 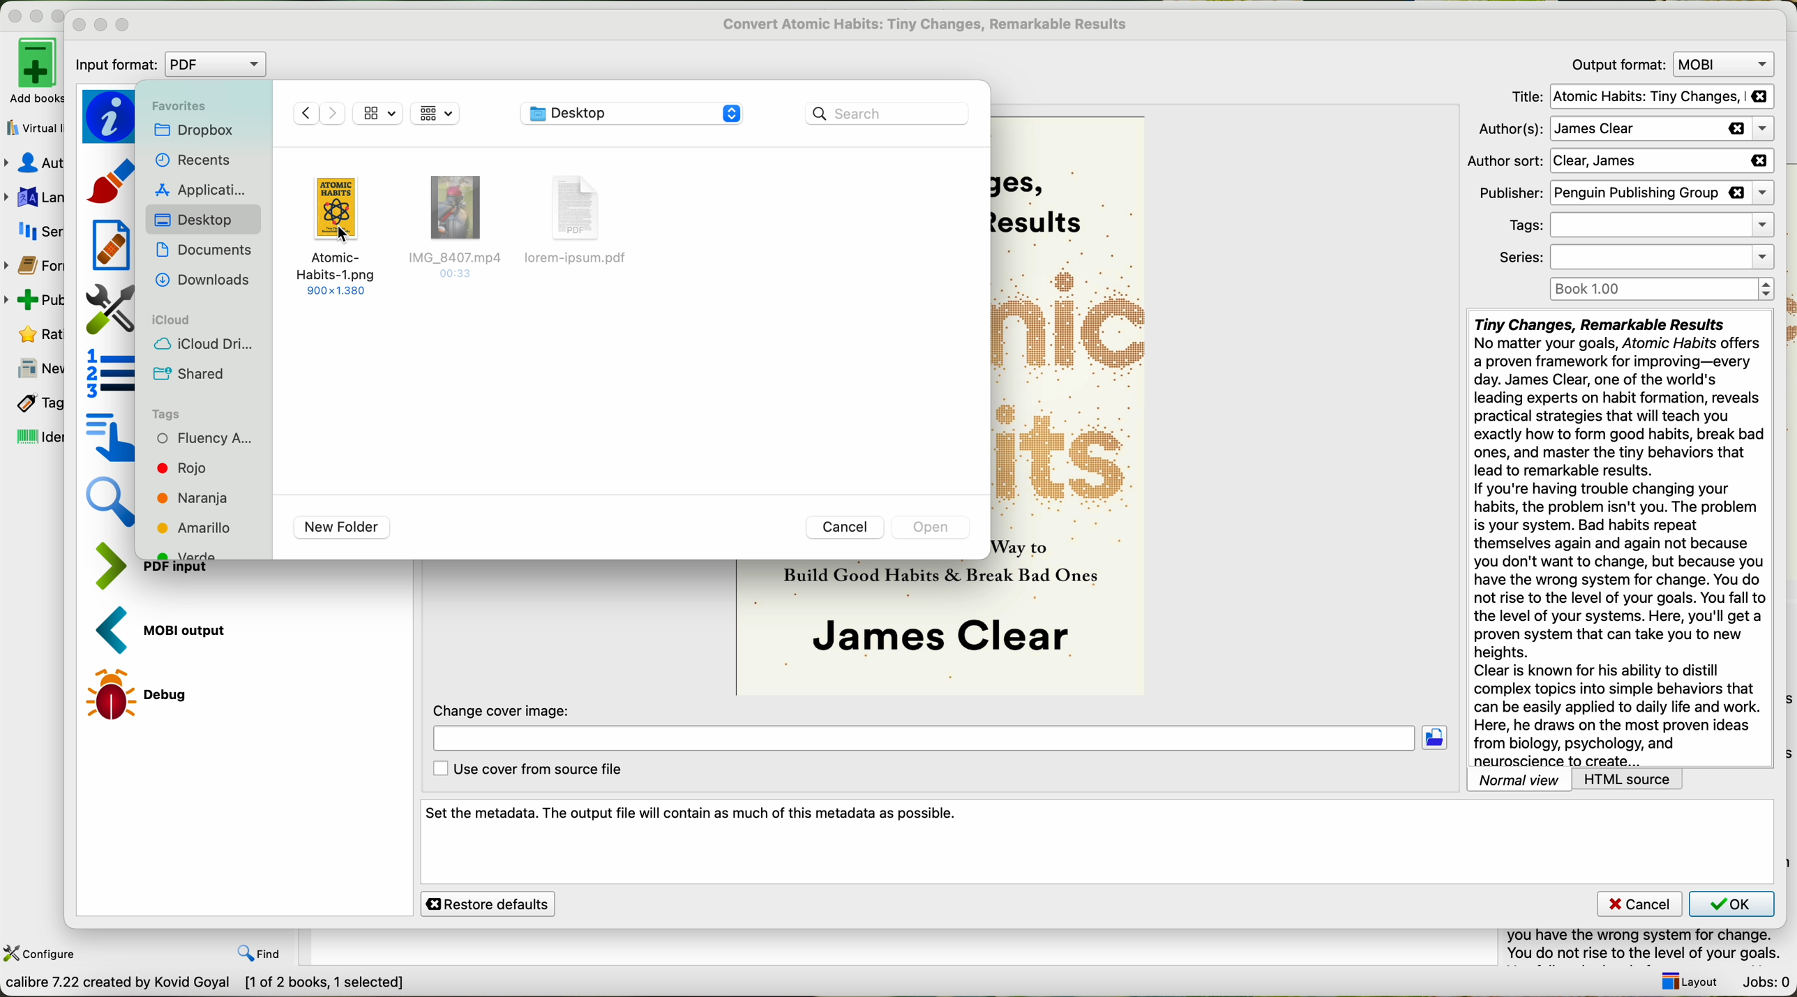 What do you see at coordinates (206, 984) in the screenshot?
I see `data` at bounding box center [206, 984].